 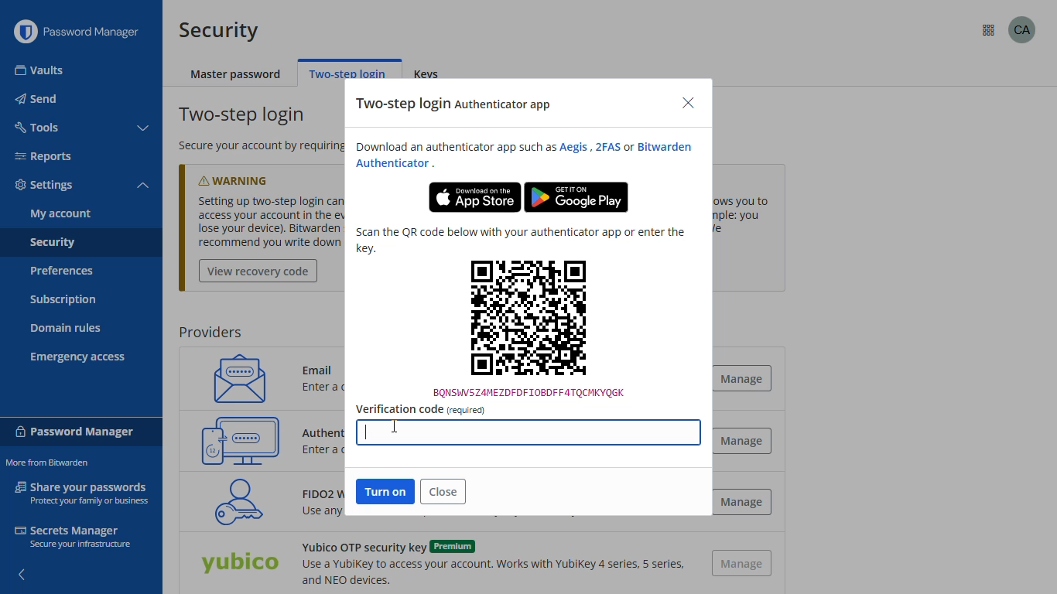 I want to click on QR code, so click(x=529, y=328).